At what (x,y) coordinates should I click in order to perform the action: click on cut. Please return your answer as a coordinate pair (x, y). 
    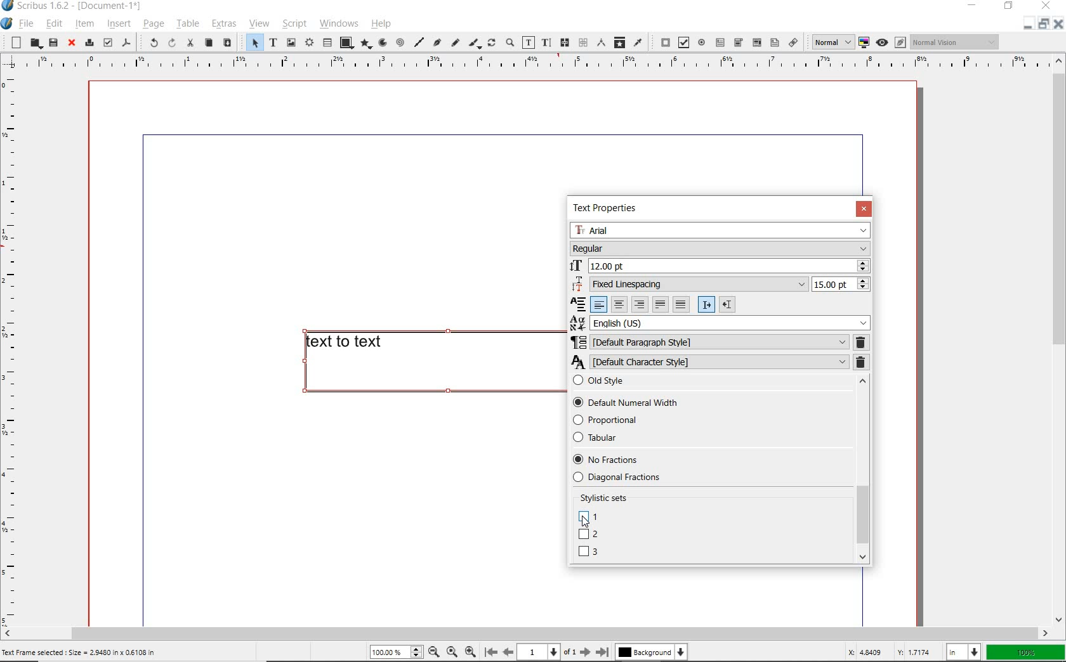
    Looking at the image, I should click on (190, 43).